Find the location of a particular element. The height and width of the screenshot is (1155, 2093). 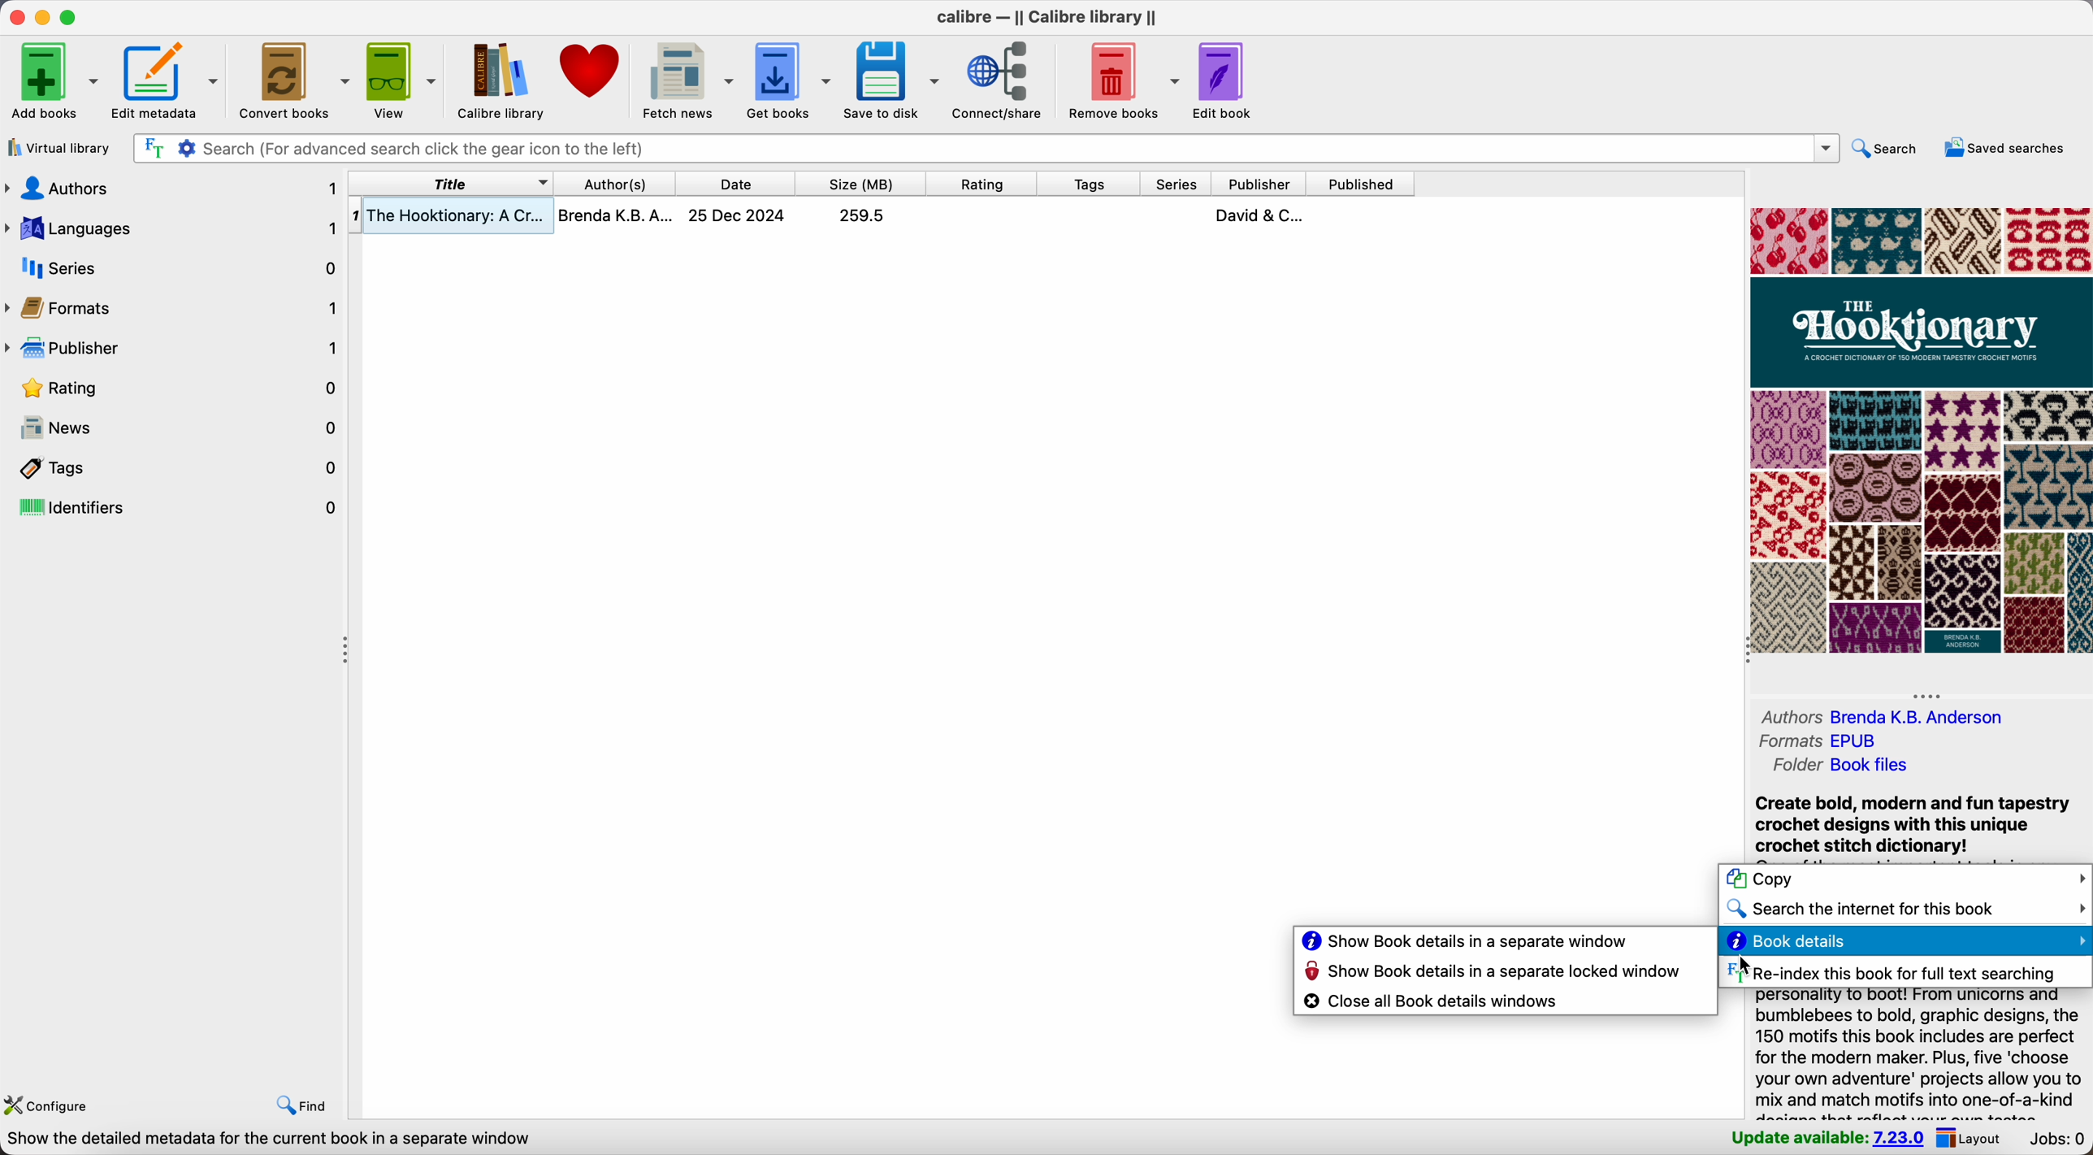

Calibre library is located at coordinates (499, 78).